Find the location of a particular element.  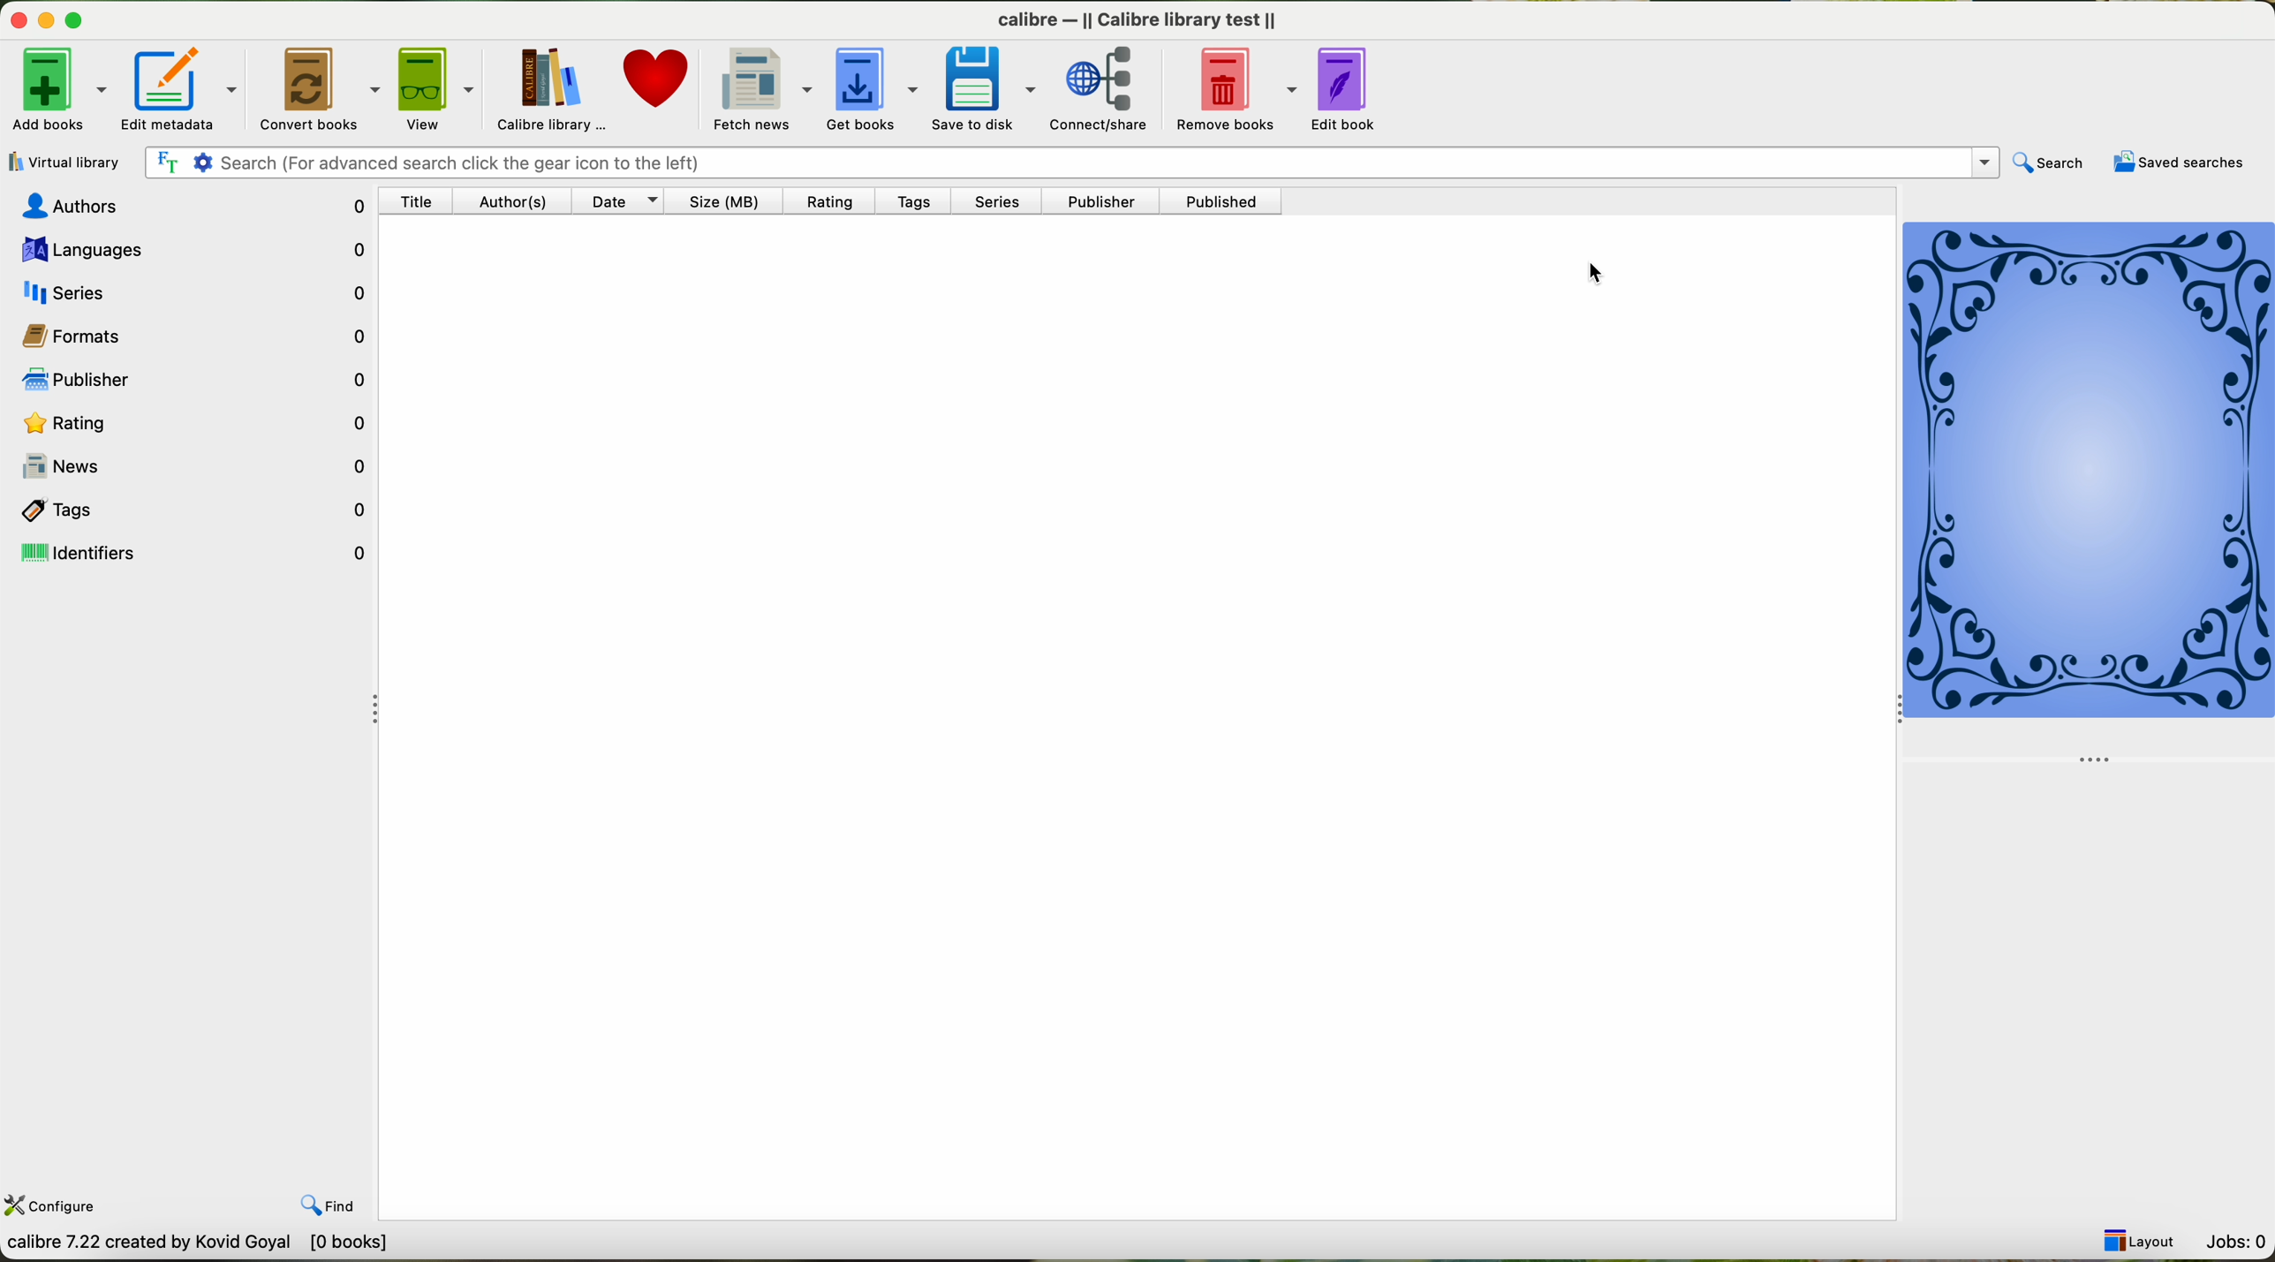

virtual library is located at coordinates (60, 162).